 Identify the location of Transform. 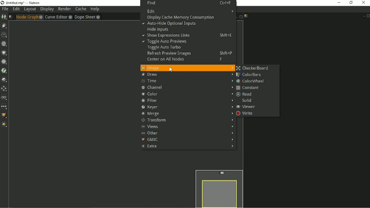
(4, 88).